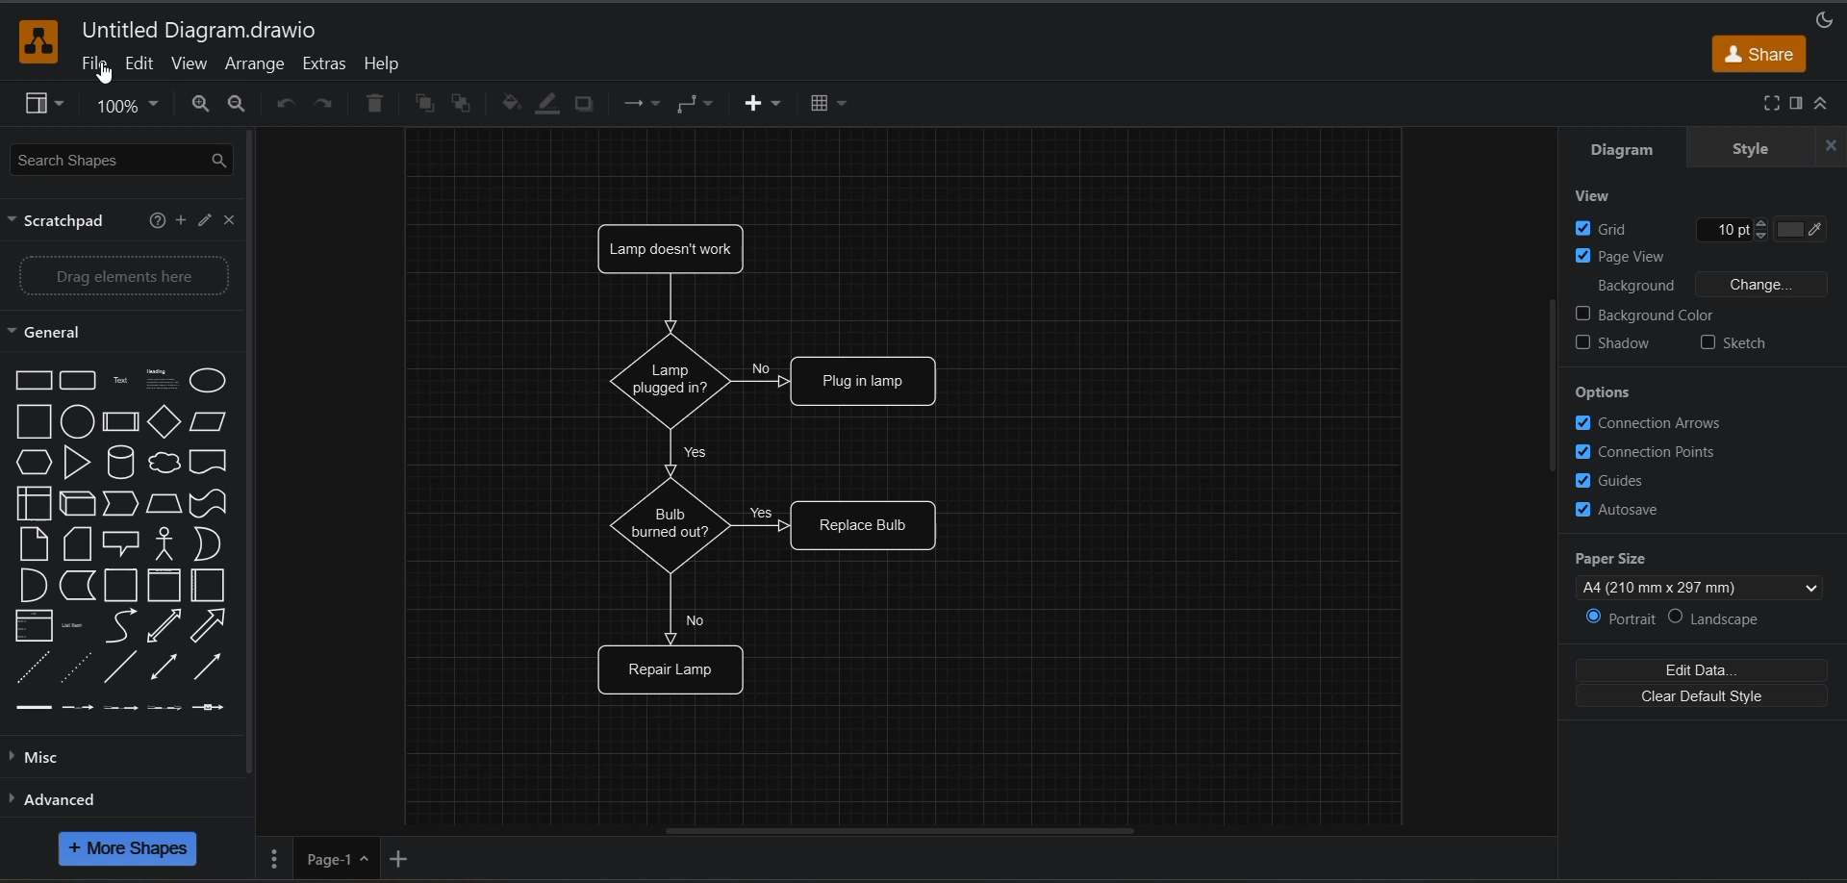 The width and height of the screenshot is (1847, 883). What do you see at coordinates (120, 159) in the screenshot?
I see `search shapes` at bounding box center [120, 159].